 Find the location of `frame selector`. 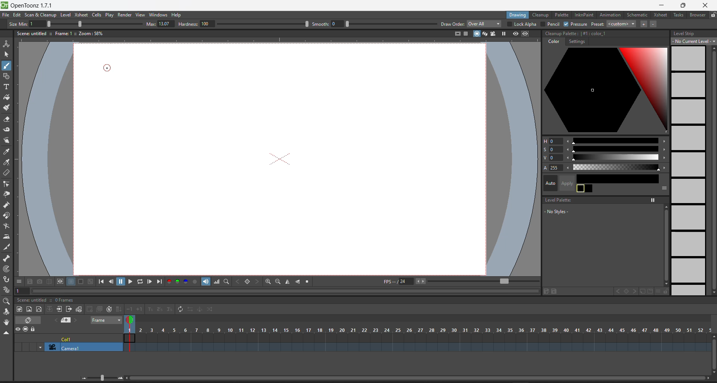

frame selector is located at coordinates (105, 320).